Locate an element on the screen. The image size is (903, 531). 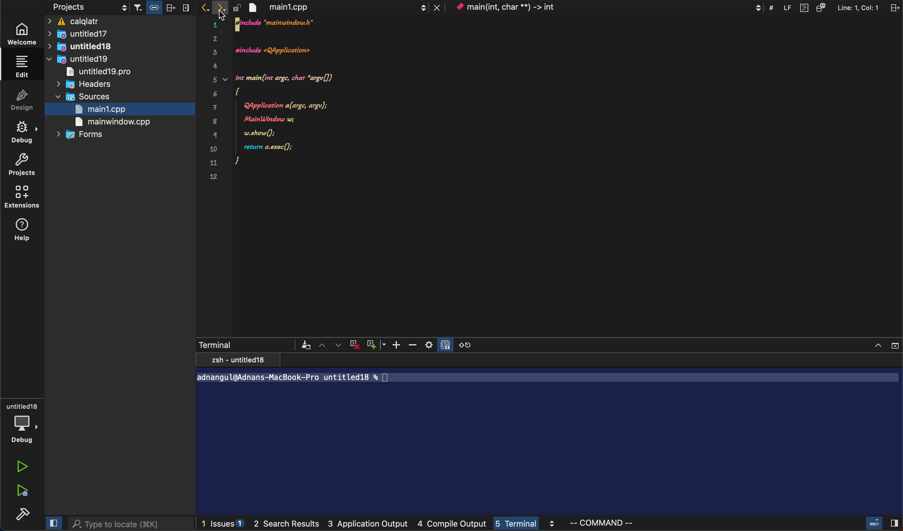
close slide bar is located at coordinates (881, 522).